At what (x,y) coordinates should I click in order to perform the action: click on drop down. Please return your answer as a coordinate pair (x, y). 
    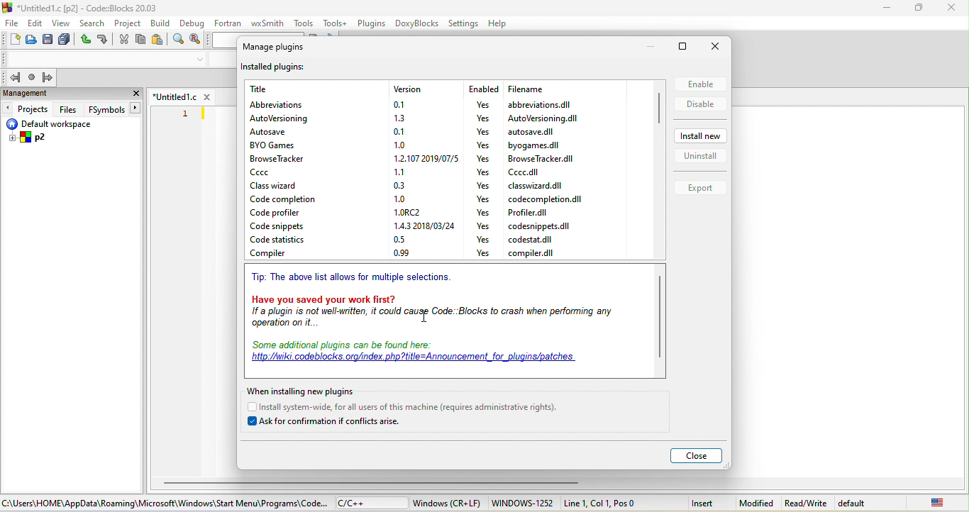
    Looking at the image, I should click on (200, 60).